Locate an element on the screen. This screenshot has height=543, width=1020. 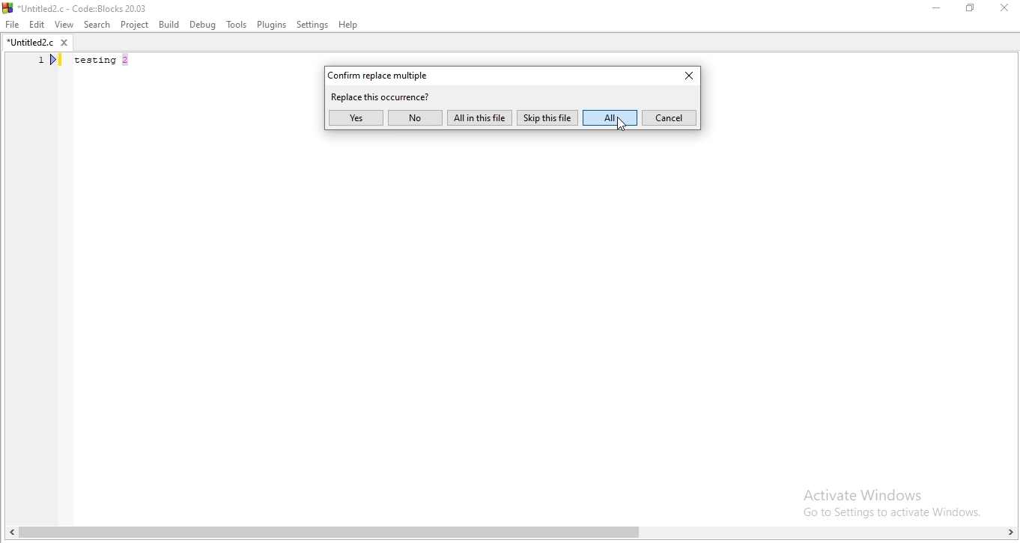
Minimise is located at coordinates (936, 10).